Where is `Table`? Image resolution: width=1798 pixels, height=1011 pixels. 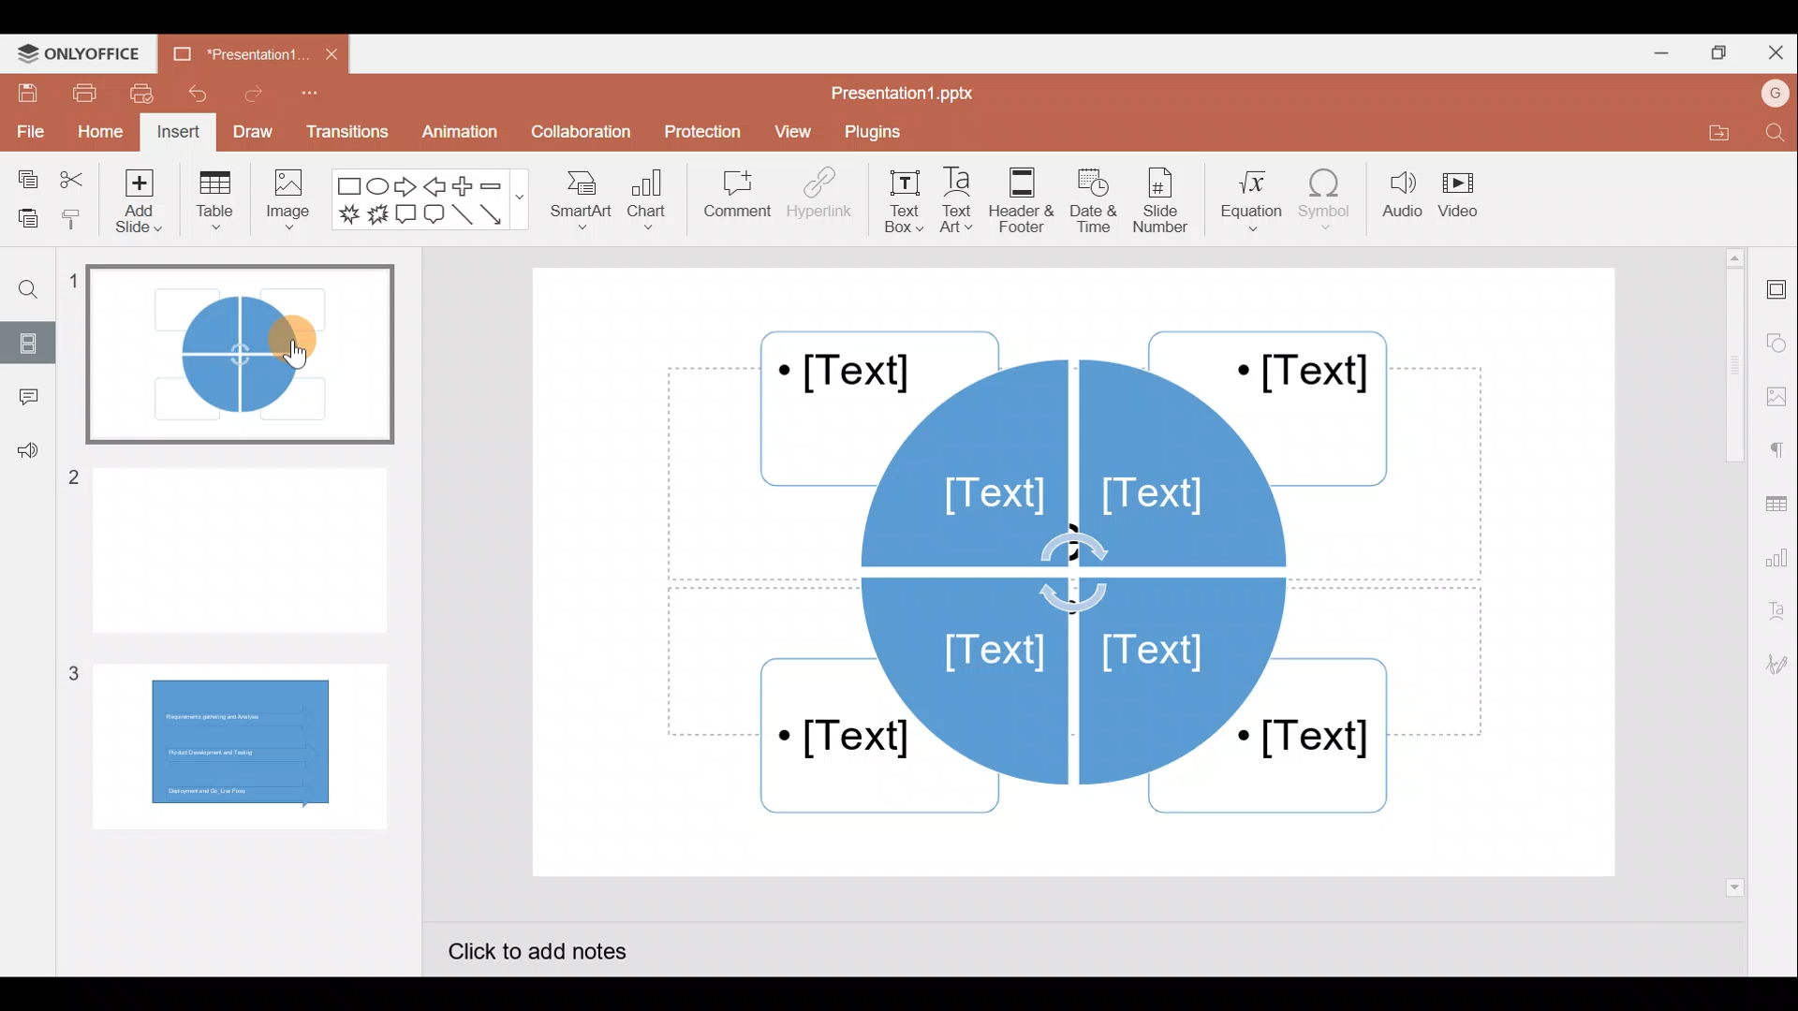 Table is located at coordinates (214, 204).